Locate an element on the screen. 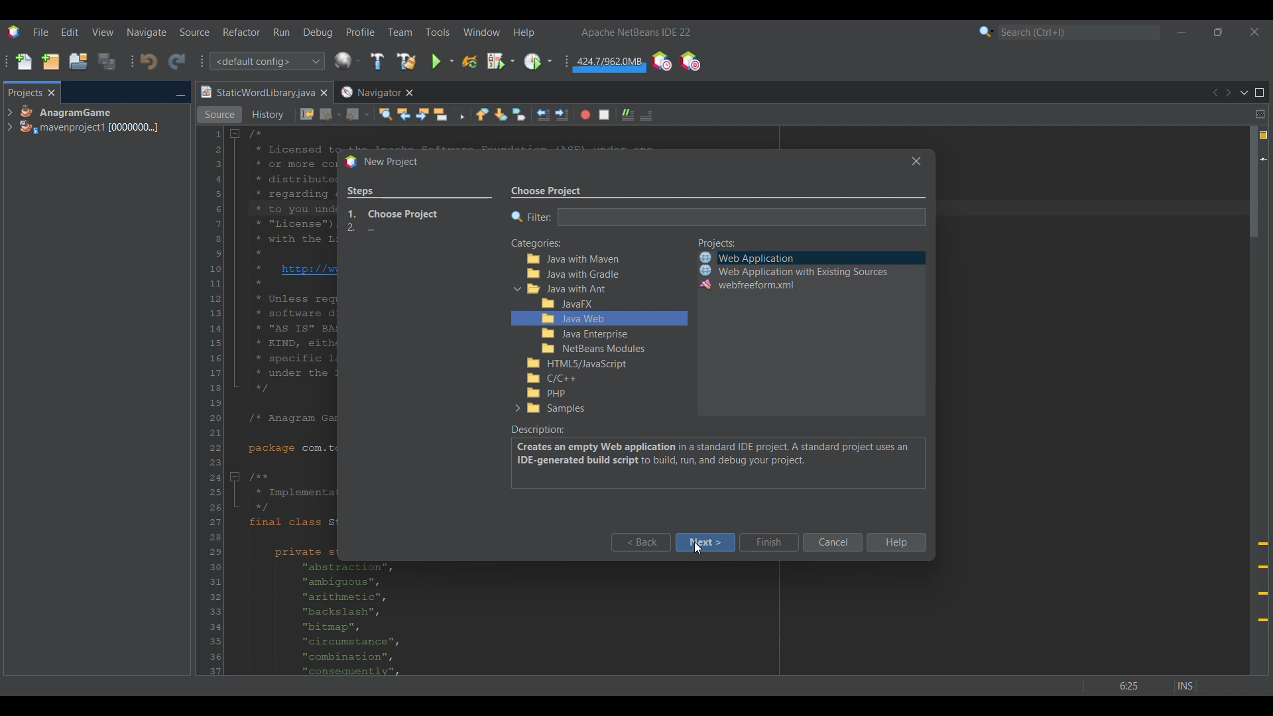 The image size is (1273, 716). Text box is located at coordinates (742, 217).